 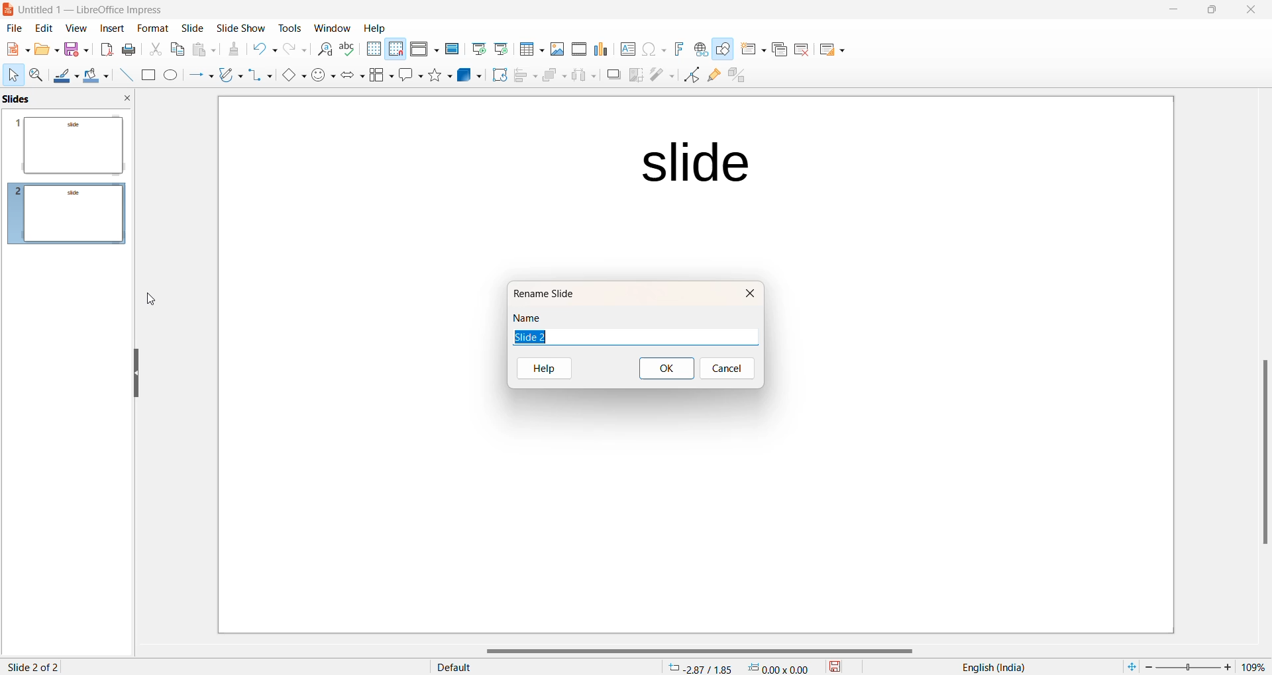 What do you see at coordinates (348, 49) in the screenshot?
I see `Spellings` at bounding box center [348, 49].